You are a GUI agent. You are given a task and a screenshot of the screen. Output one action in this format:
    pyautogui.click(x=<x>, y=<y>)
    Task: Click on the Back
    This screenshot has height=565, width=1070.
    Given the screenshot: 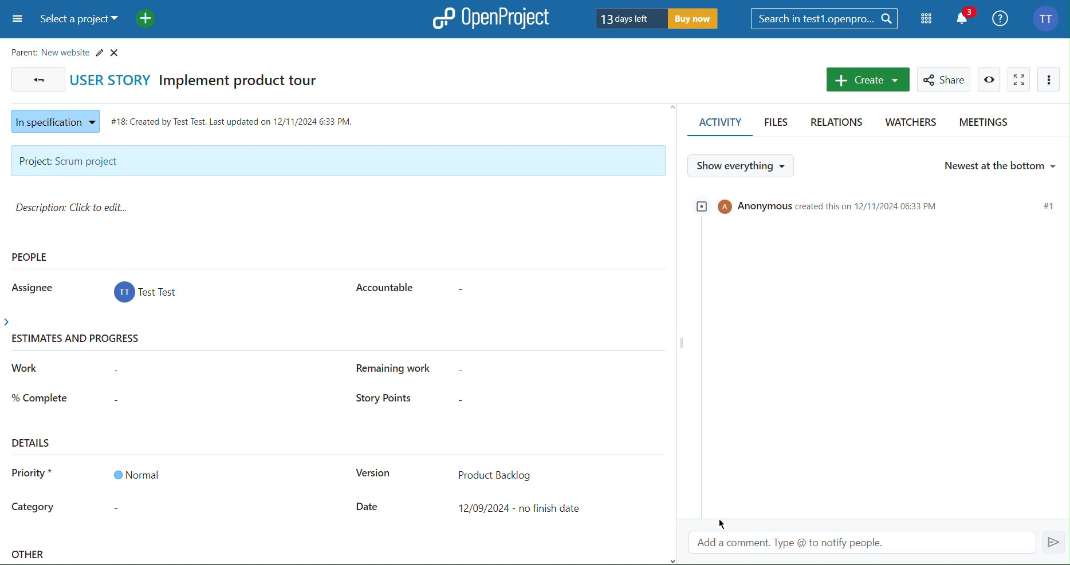 What is the action you would take?
    pyautogui.click(x=36, y=79)
    